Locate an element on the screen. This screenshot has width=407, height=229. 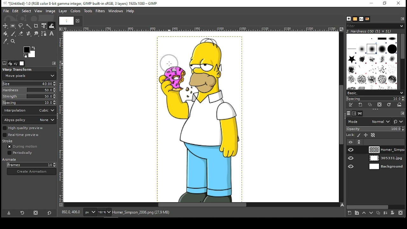
basic is located at coordinates (376, 93).